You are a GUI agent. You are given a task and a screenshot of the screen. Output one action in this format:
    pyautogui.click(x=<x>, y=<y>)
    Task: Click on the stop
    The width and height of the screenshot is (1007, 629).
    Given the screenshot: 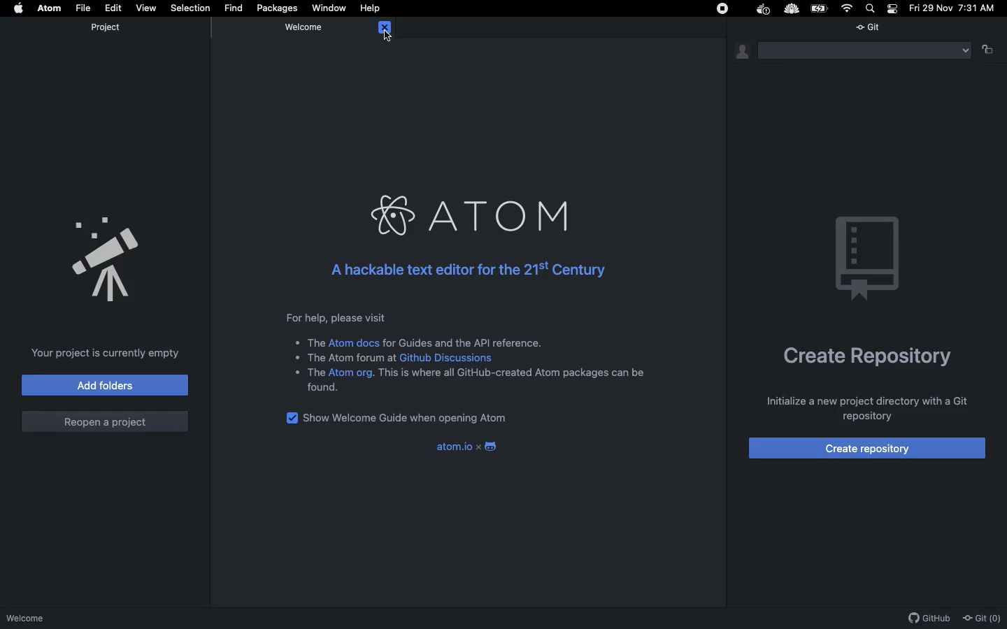 What is the action you would take?
    pyautogui.click(x=722, y=8)
    